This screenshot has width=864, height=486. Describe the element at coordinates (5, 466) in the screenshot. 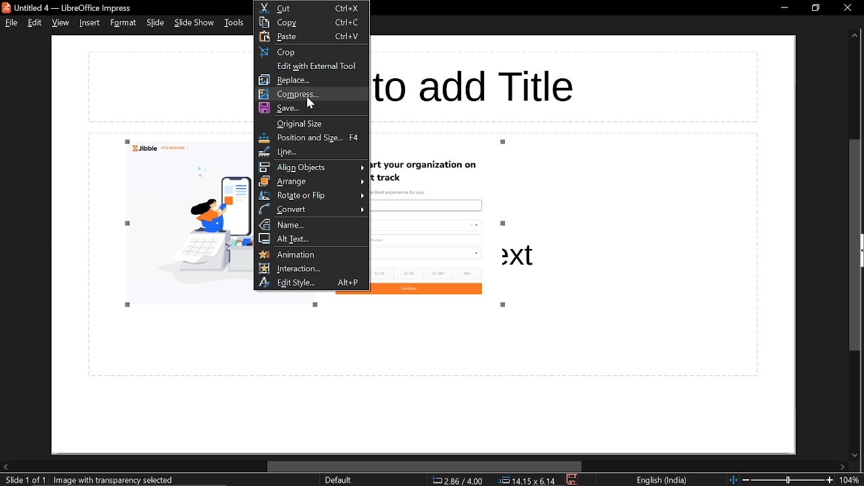

I see `move left` at that location.